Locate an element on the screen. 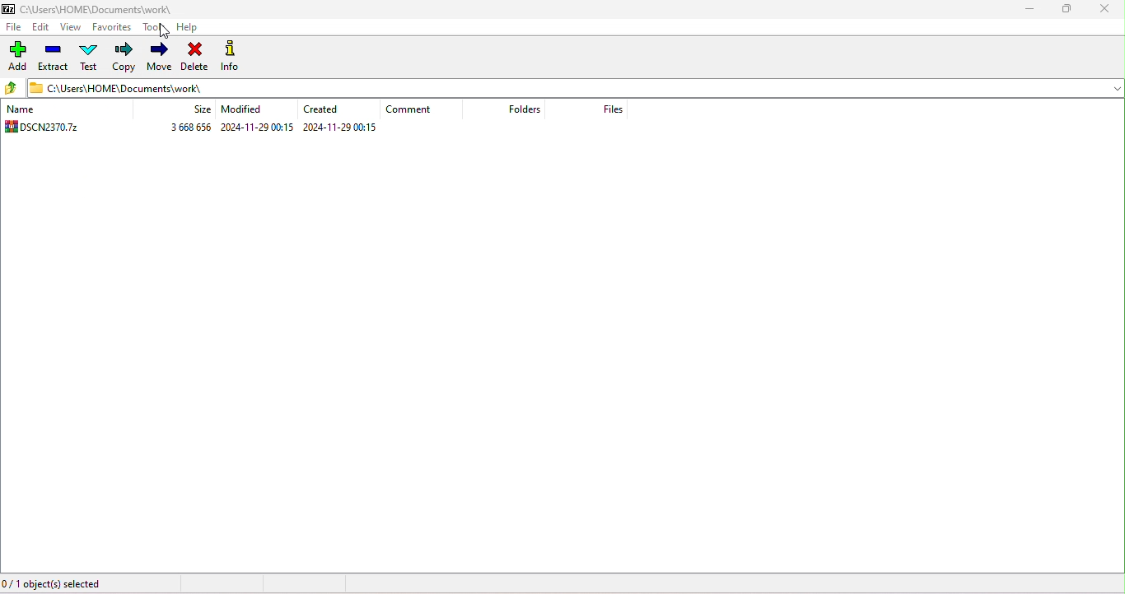 The height and width of the screenshot is (594, 1125). 0/1 object(s) selected is located at coordinates (65, 584).